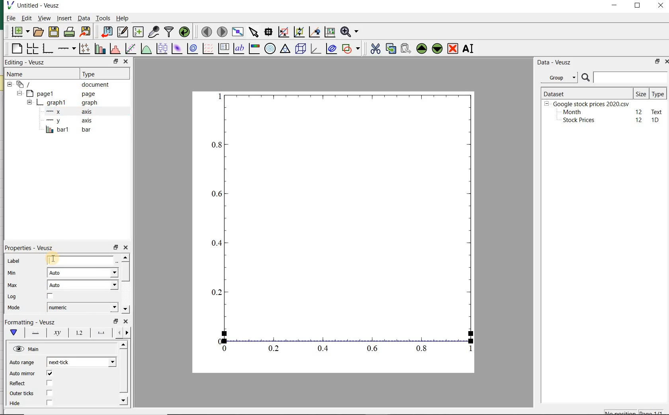  What do you see at coordinates (58, 94) in the screenshot?
I see `page1` at bounding box center [58, 94].